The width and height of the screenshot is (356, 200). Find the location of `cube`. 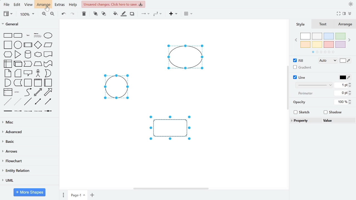

cube is located at coordinates (18, 64).